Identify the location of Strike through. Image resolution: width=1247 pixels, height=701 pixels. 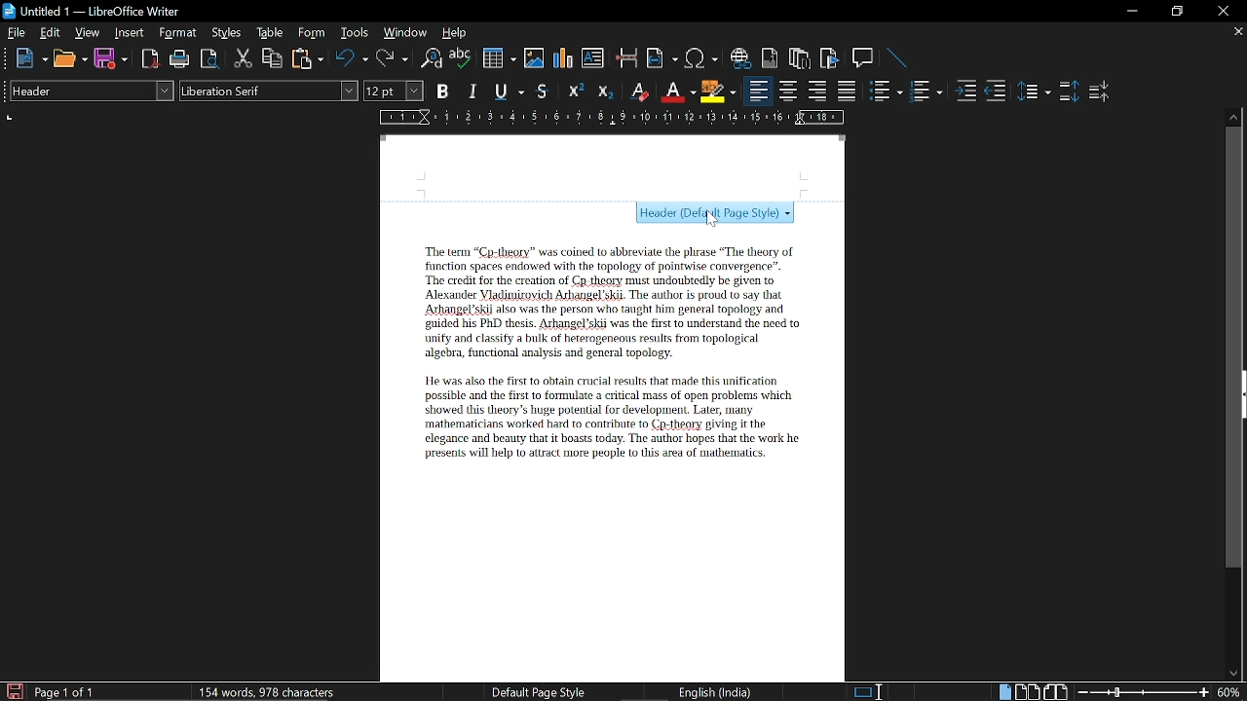
(543, 91).